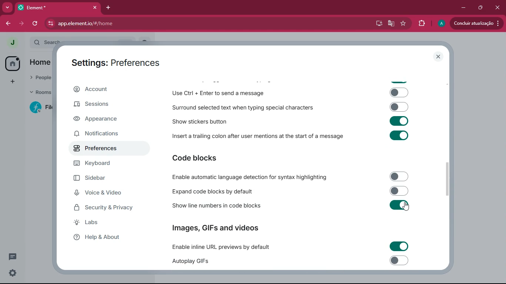 This screenshot has height=284, width=506. Describe the element at coordinates (10, 43) in the screenshot. I see `profile picture` at that location.